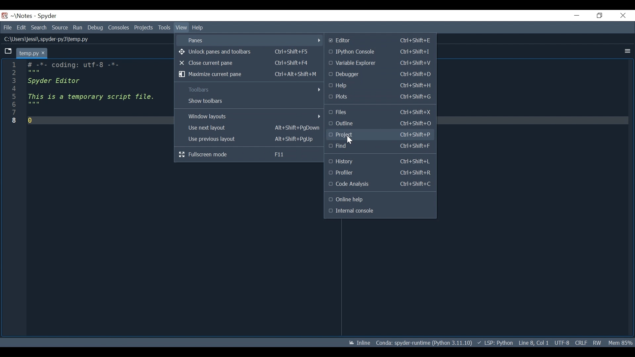  Describe the element at coordinates (249, 127) in the screenshot. I see `Use next layout` at that location.